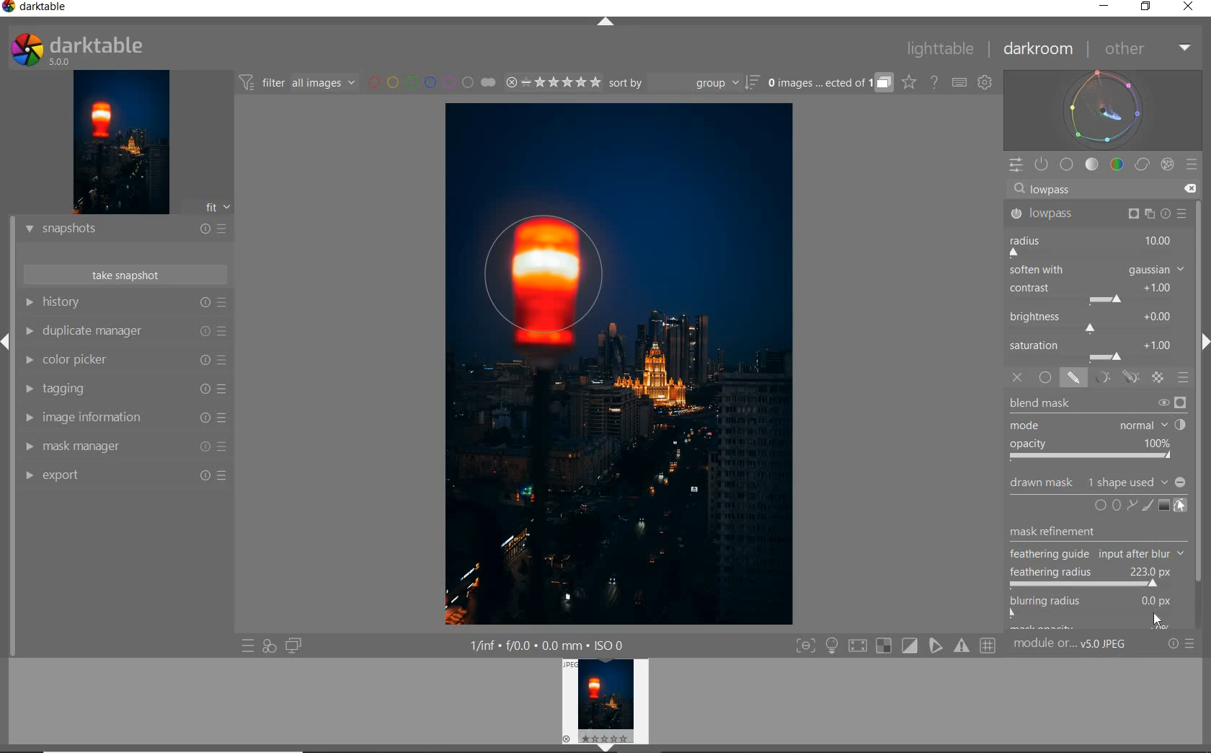 This screenshot has width=1211, height=753. What do you see at coordinates (1097, 428) in the screenshot?
I see `BLEND MASK` at bounding box center [1097, 428].